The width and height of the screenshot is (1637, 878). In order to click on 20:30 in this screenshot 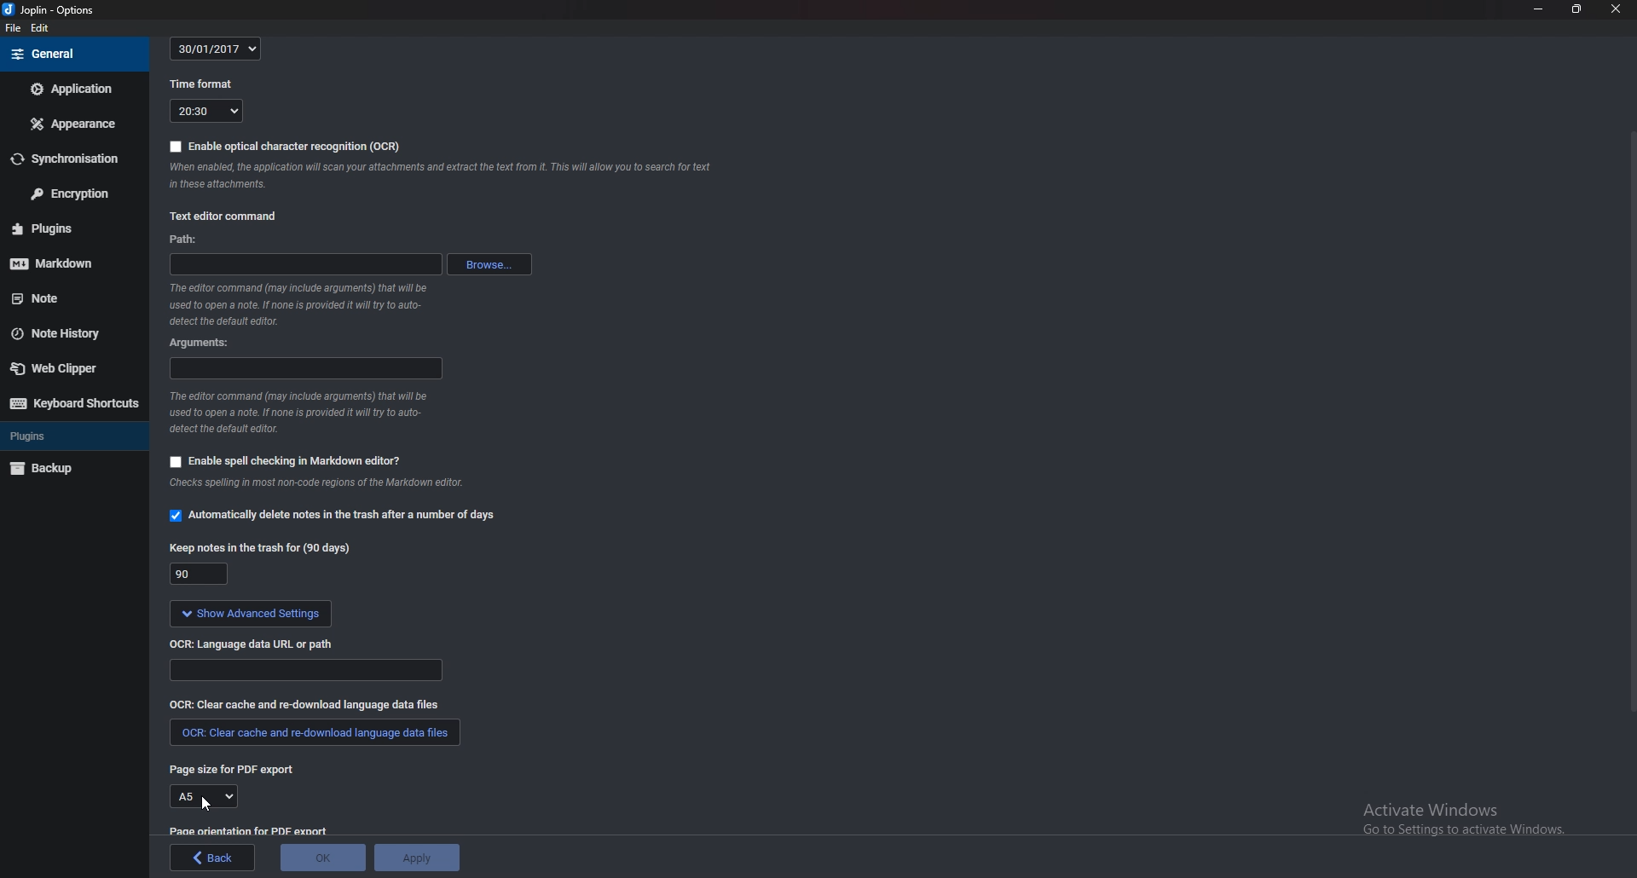, I will do `click(205, 113)`.